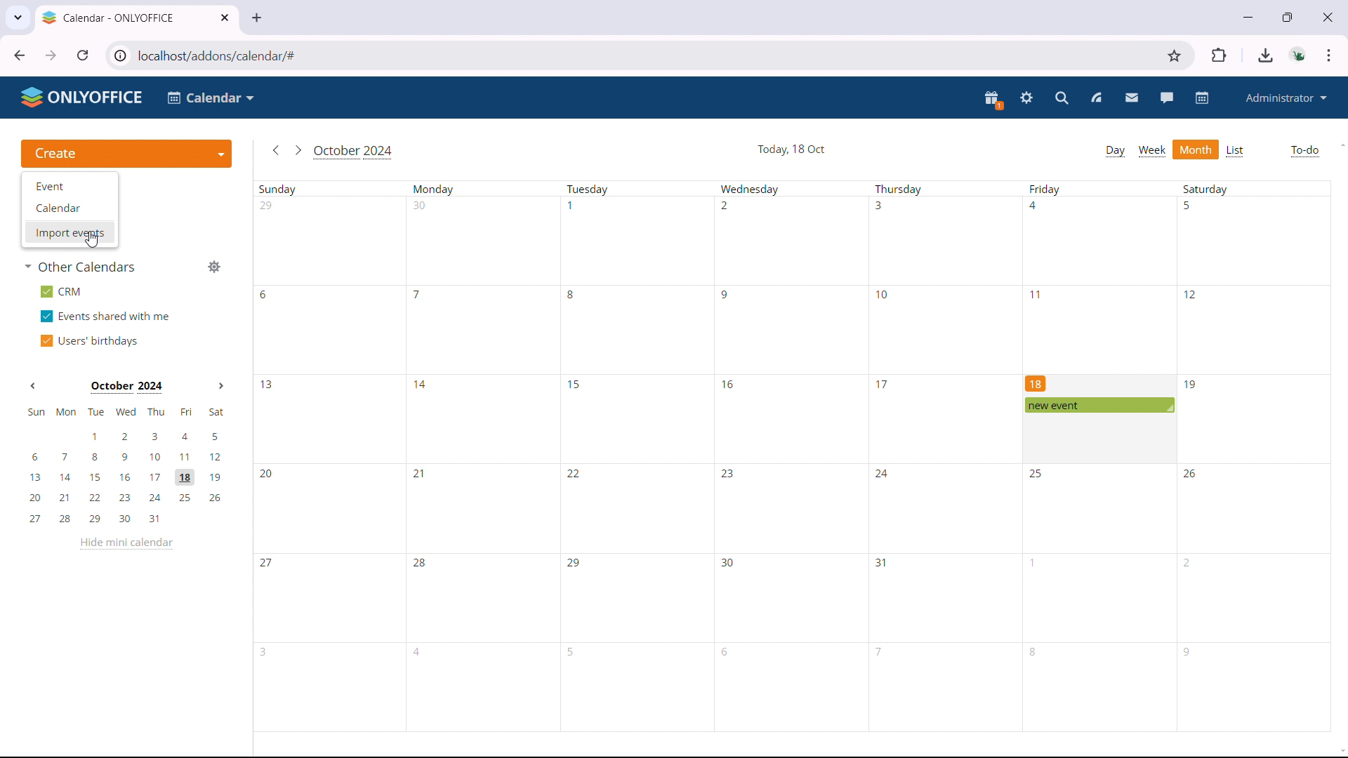  Describe the element at coordinates (1329, 55) in the screenshot. I see `customize & control` at that location.